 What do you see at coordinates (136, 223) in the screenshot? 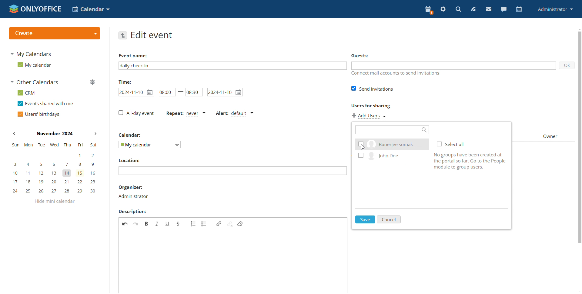
I see `redo` at bounding box center [136, 223].